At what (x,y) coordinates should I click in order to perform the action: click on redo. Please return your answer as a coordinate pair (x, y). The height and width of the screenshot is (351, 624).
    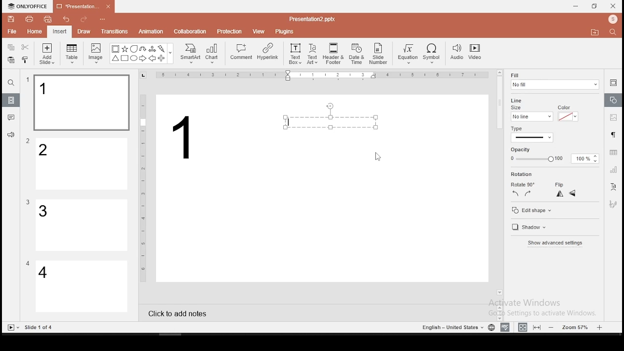
    Looking at the image, I should click on (84, 20).